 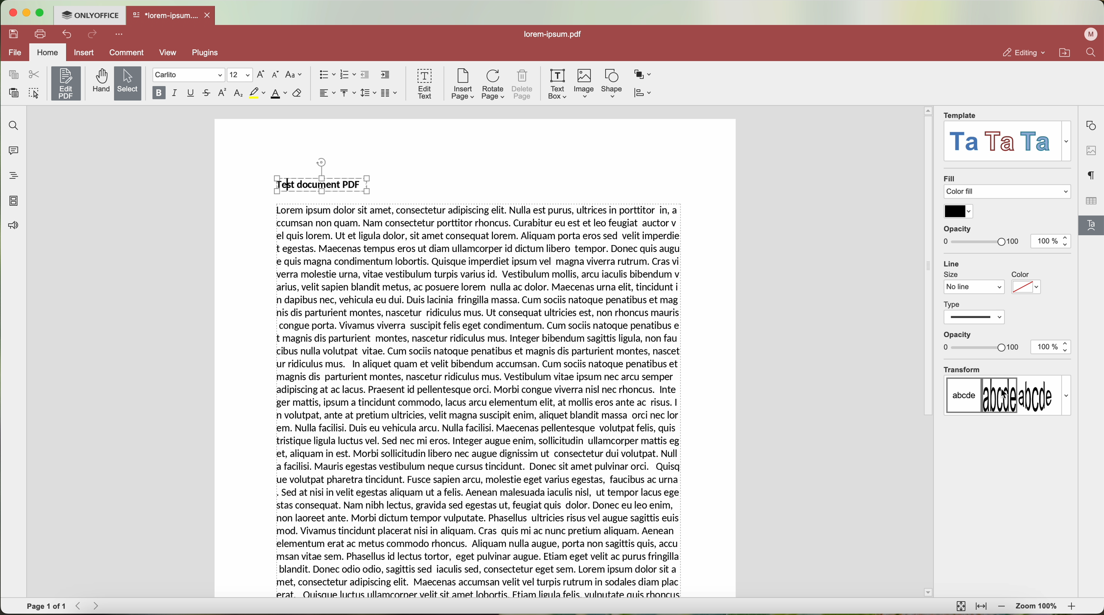 I want to click on increase indent, so click(x=385, y=75).